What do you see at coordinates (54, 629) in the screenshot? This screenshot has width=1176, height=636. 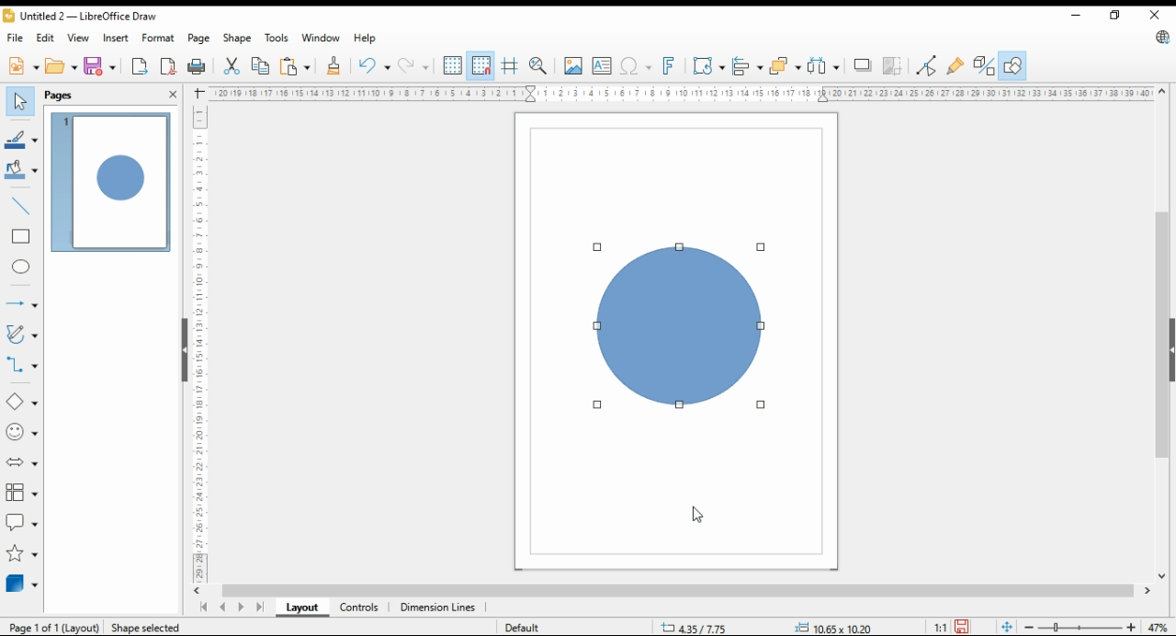 I see `Page 1 of 1 (layout)` at bounding box center [54, 629].